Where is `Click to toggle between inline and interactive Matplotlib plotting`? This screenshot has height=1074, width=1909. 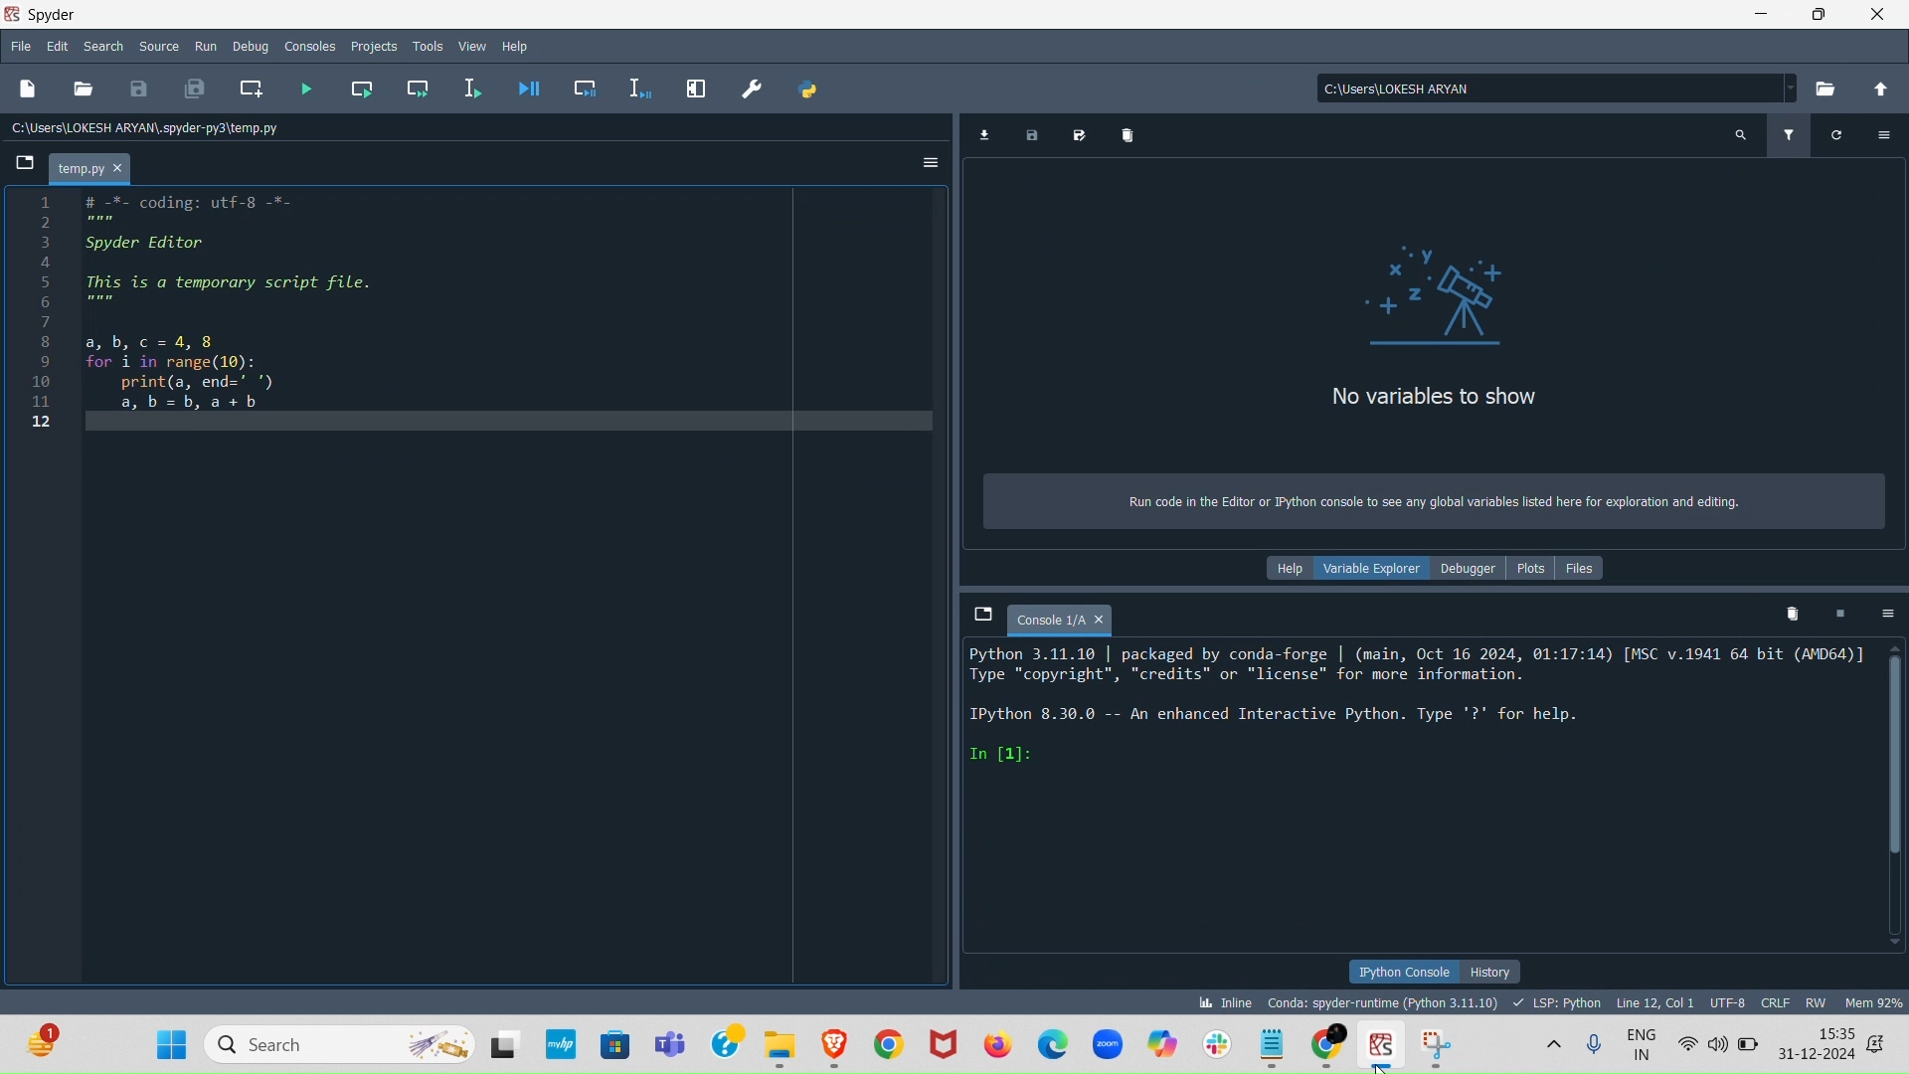
Click to toggle between inline and interactive Matplotlib plotting is located at coordinates (1221, 998).